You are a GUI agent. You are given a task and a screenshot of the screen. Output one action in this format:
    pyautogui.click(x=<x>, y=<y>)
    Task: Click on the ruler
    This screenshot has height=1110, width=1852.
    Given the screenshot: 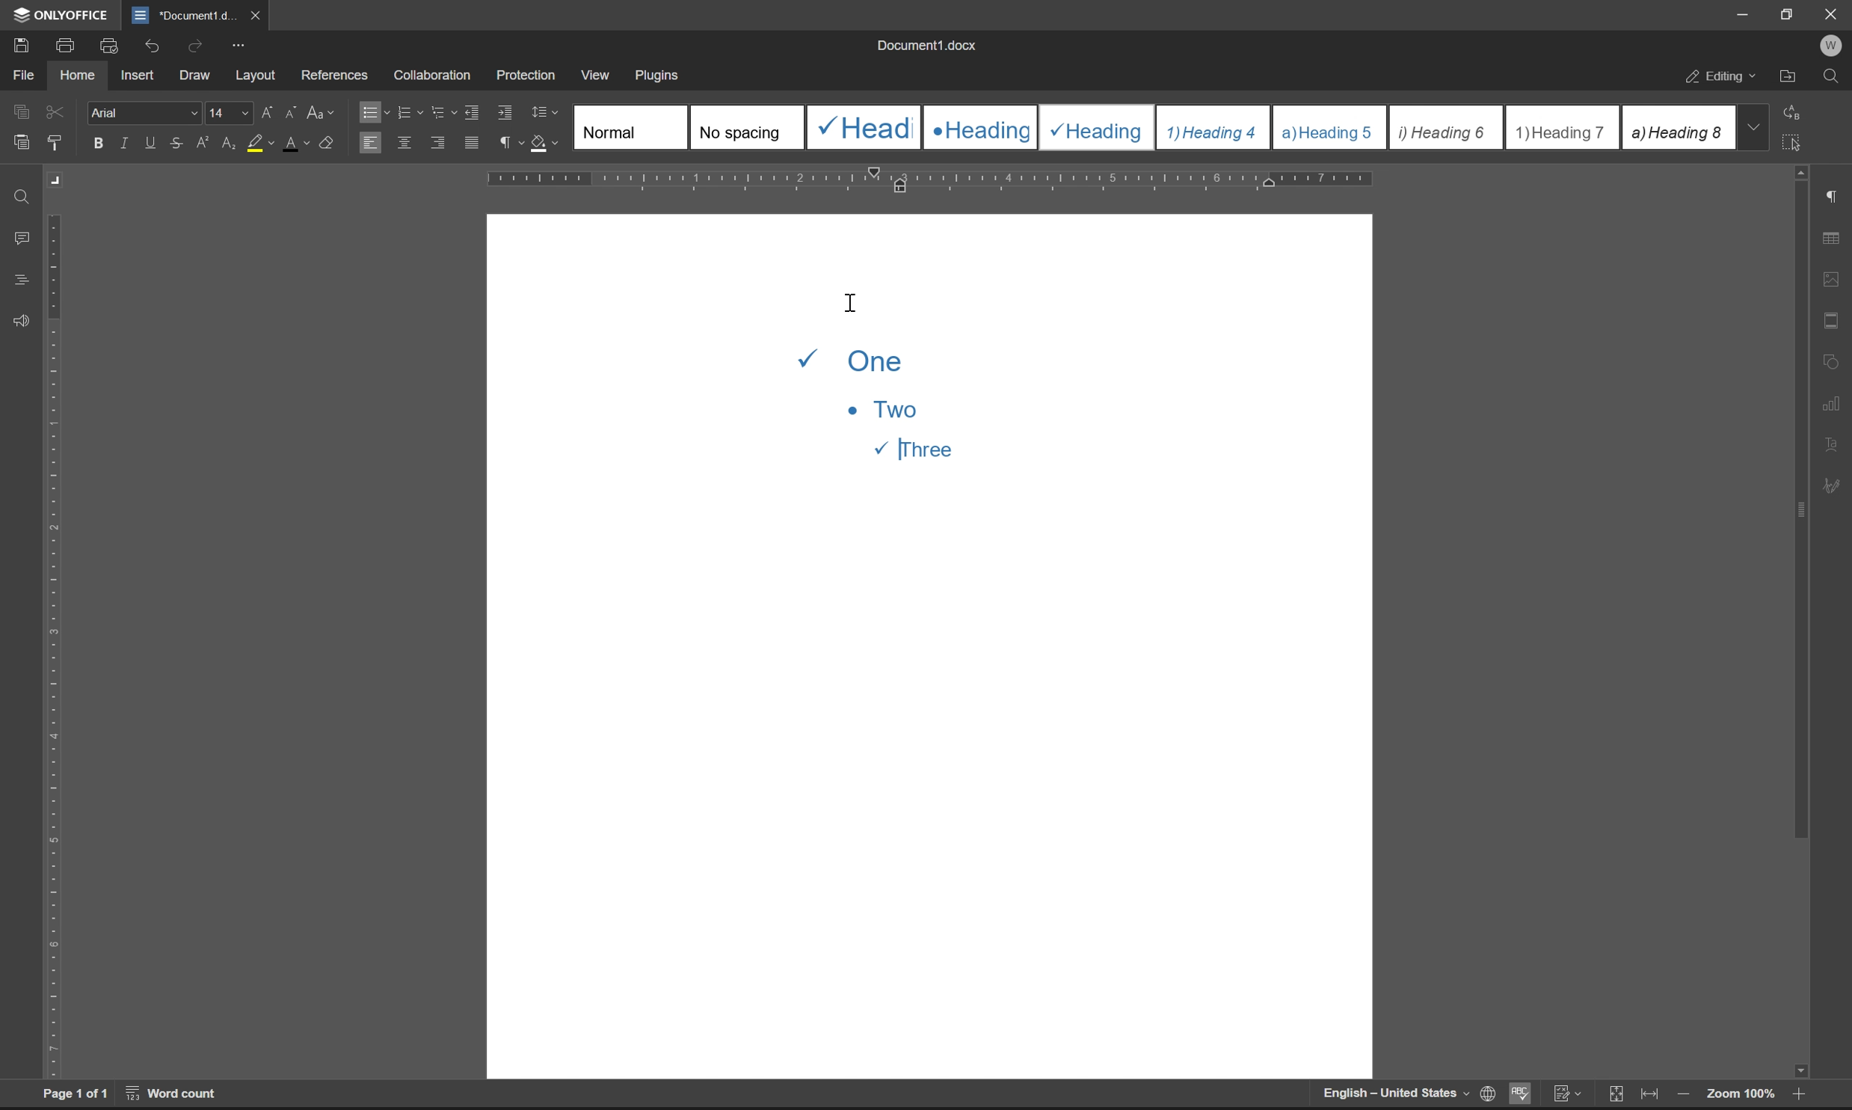 What is the action you would take?
    pyautogui.click(x=931, y=180)
    